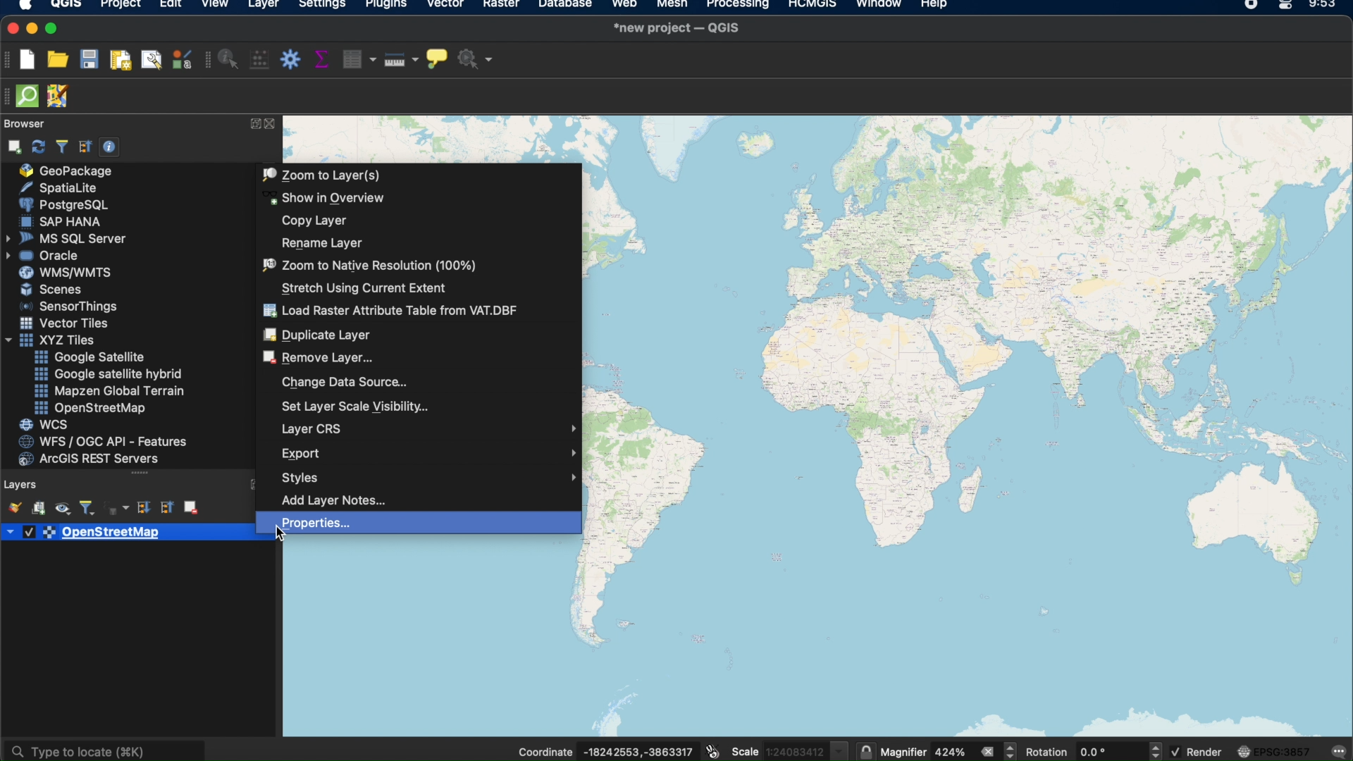 The width and height of the screenshot is (1353, 761). I want to click on close, so click(10, 29).